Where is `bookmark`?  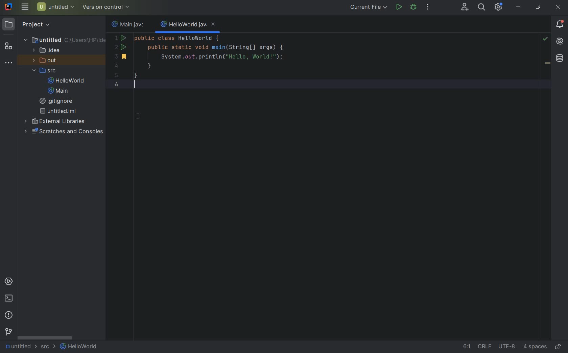
bookmark is located at coordinates (122, 57).